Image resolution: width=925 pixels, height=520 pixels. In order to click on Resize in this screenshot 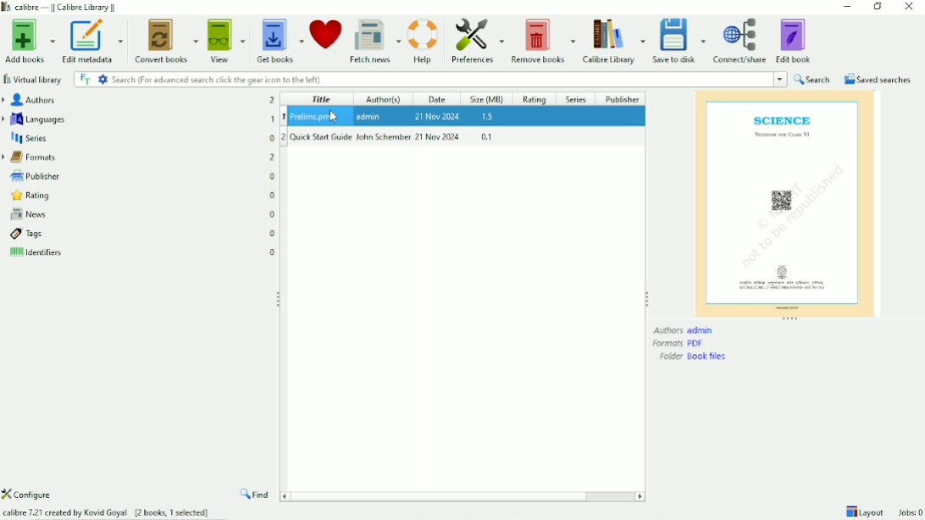, I will do `click(647, 298)`.